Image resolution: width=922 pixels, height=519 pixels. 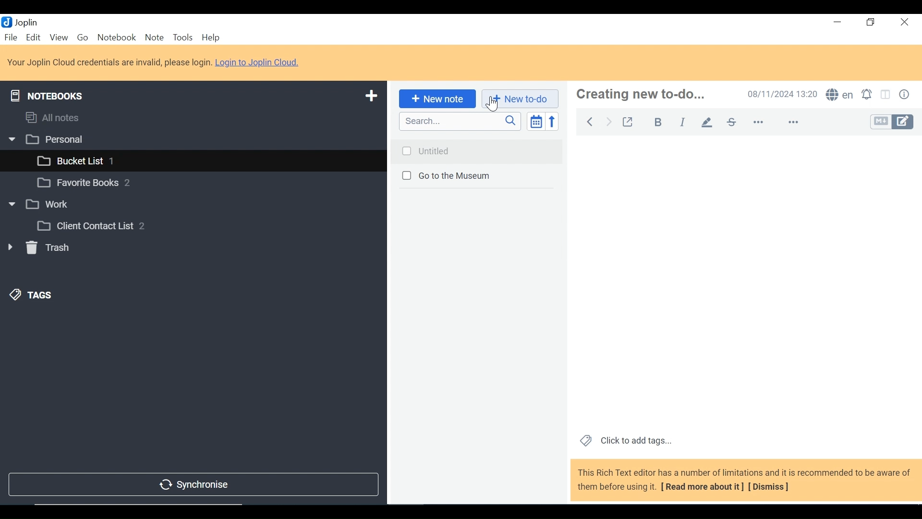 I want to click on Add New Note, so click(x=436, y=99).